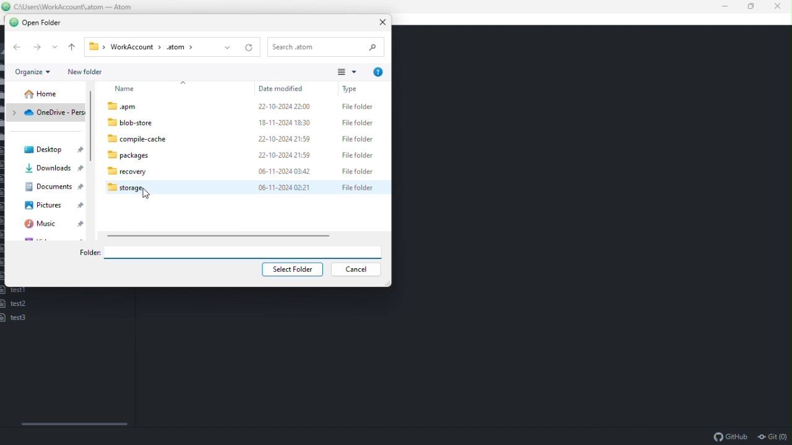  What do you see at coordinates (730, 436) in the screenshot?
I see `github` at bounding box center [730, 436].